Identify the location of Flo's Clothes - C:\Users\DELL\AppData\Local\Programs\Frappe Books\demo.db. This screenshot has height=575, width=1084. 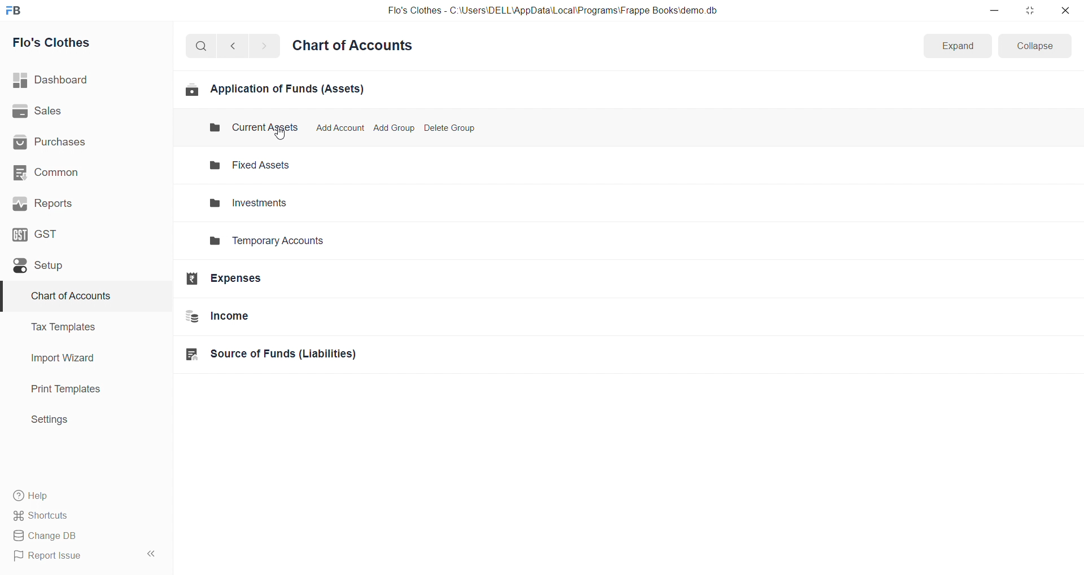
(553, 11).